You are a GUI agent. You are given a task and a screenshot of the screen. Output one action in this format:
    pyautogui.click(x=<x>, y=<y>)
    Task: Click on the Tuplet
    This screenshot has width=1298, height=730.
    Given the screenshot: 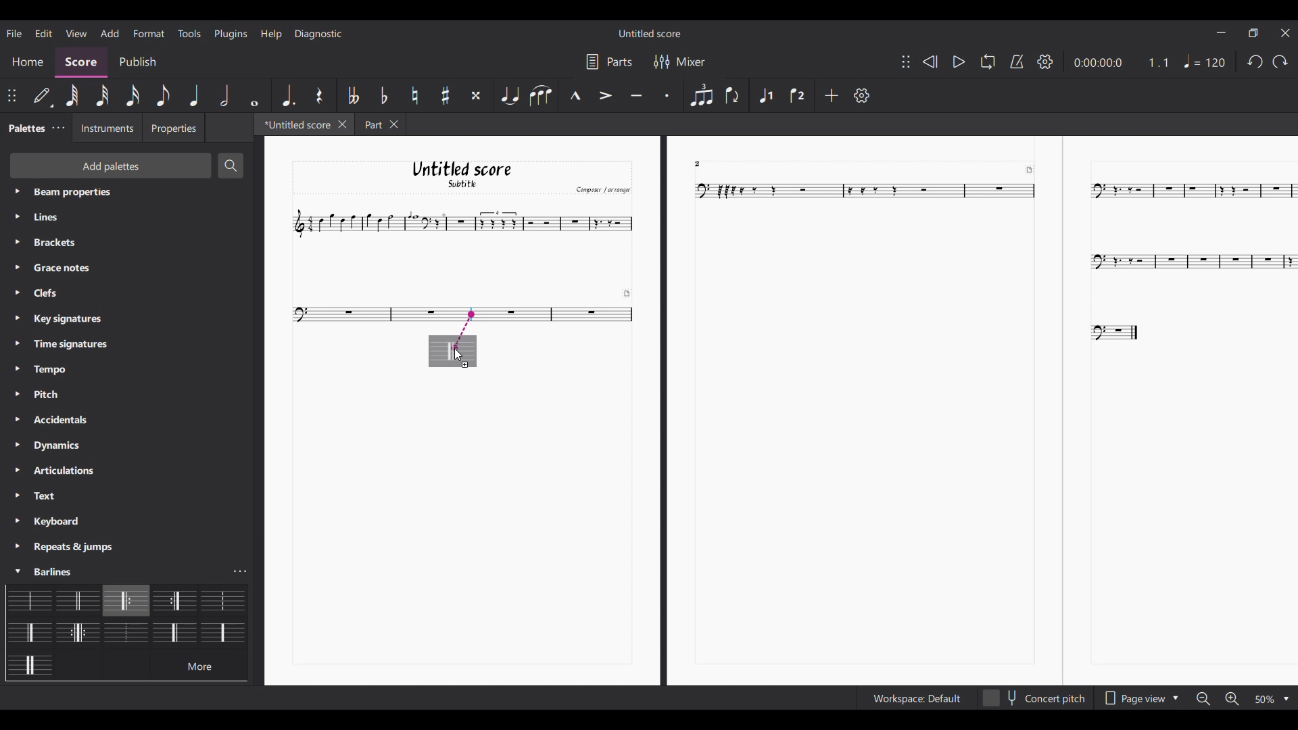 What is the action you would take?
    pyautogui.click(x=702, y=95)
    